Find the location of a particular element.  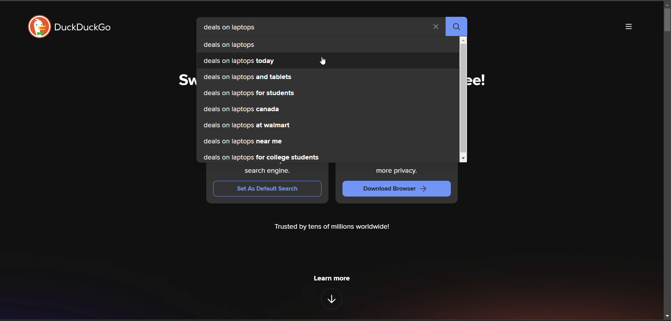

cursor is located at coordinates (324, 64).